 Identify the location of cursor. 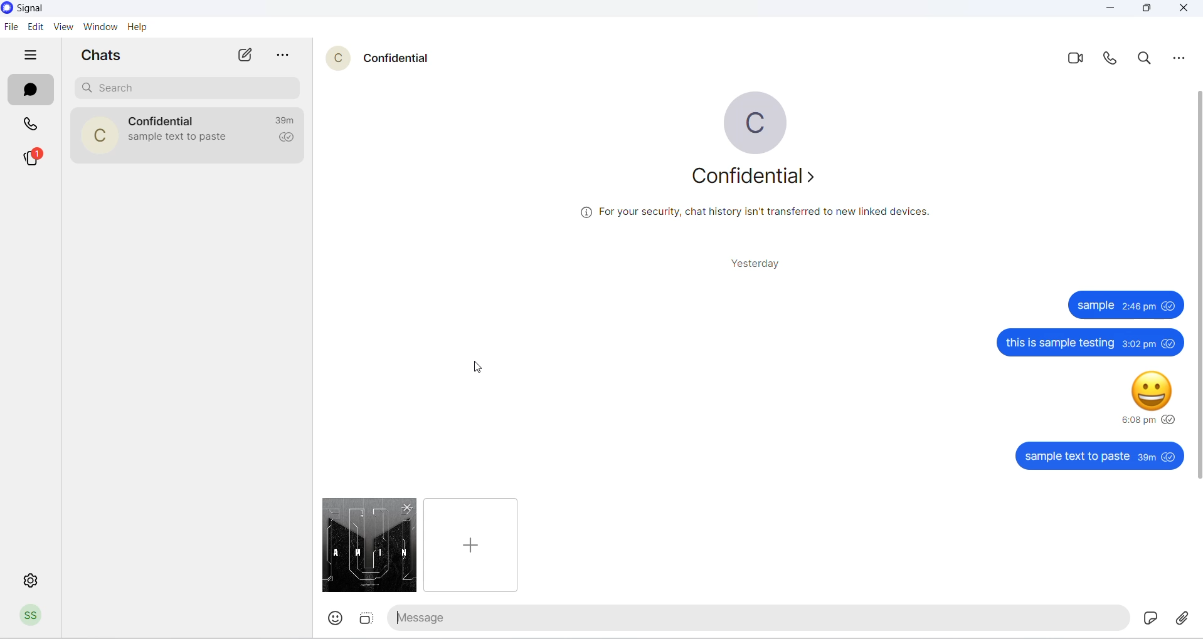
(479, 362).